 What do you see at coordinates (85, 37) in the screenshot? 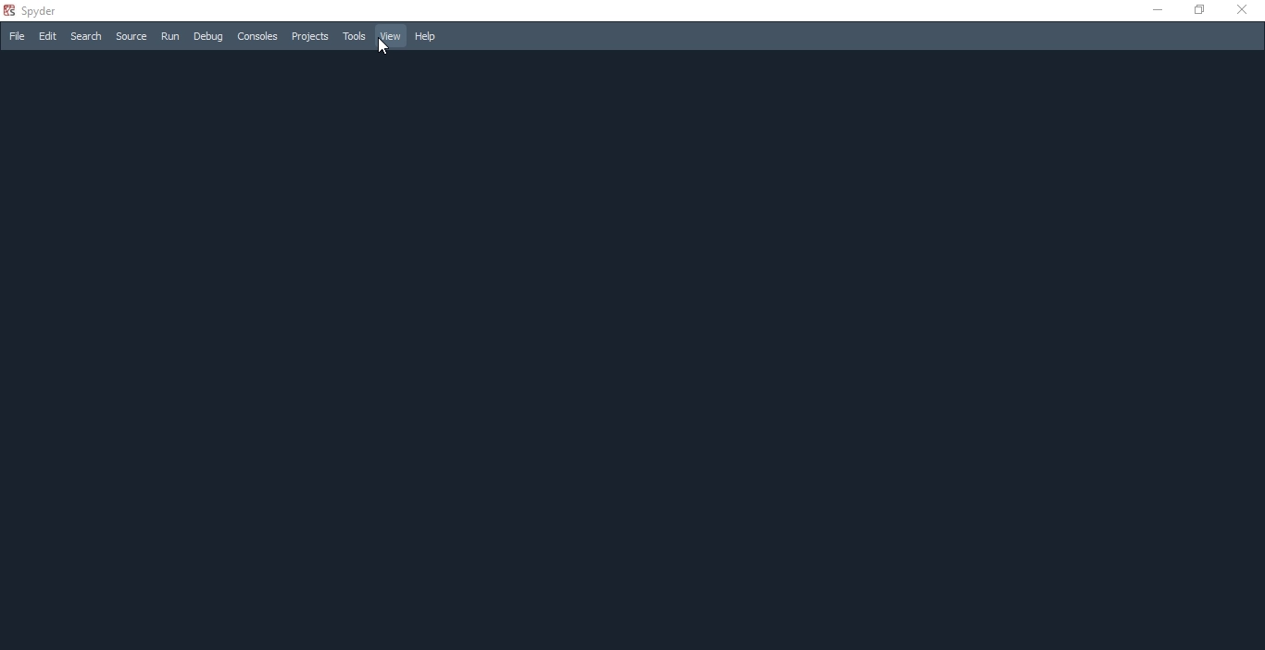
I see `Search` at bounding box center [85, 37].